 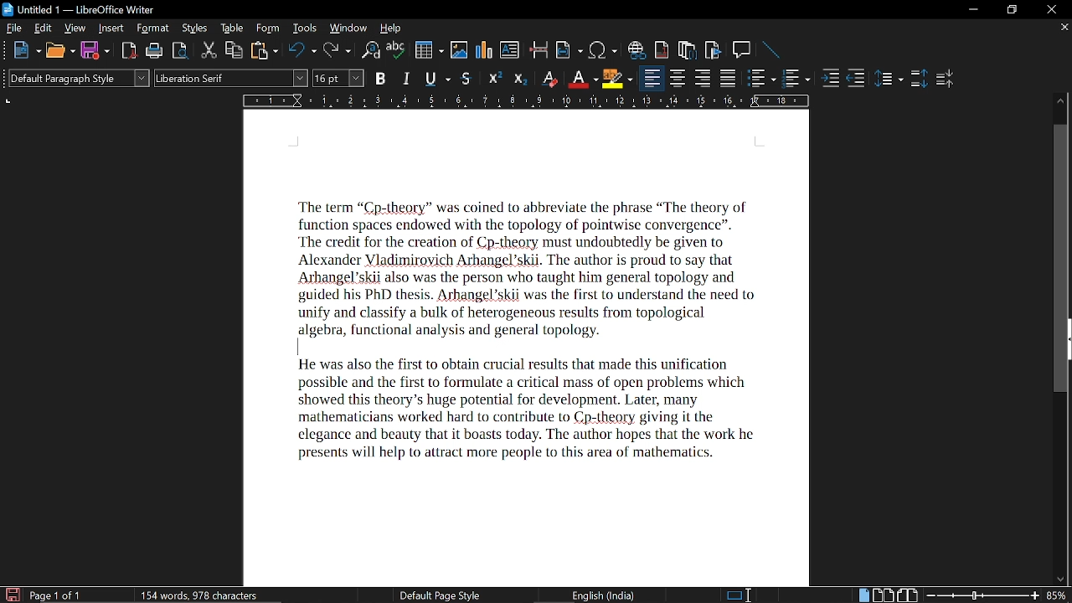 I want to click on Text size, so click(x=338, y=77).